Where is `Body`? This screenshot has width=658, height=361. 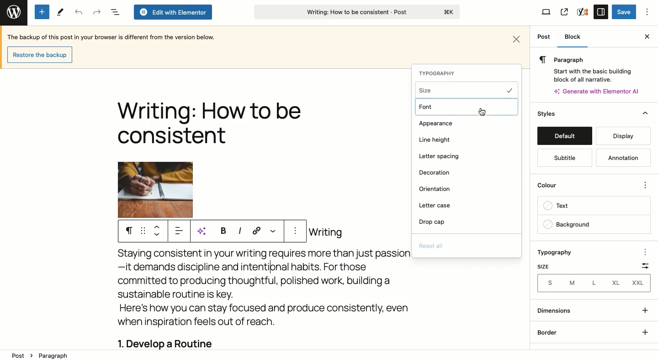 Body is located at coordinates (273, 287).